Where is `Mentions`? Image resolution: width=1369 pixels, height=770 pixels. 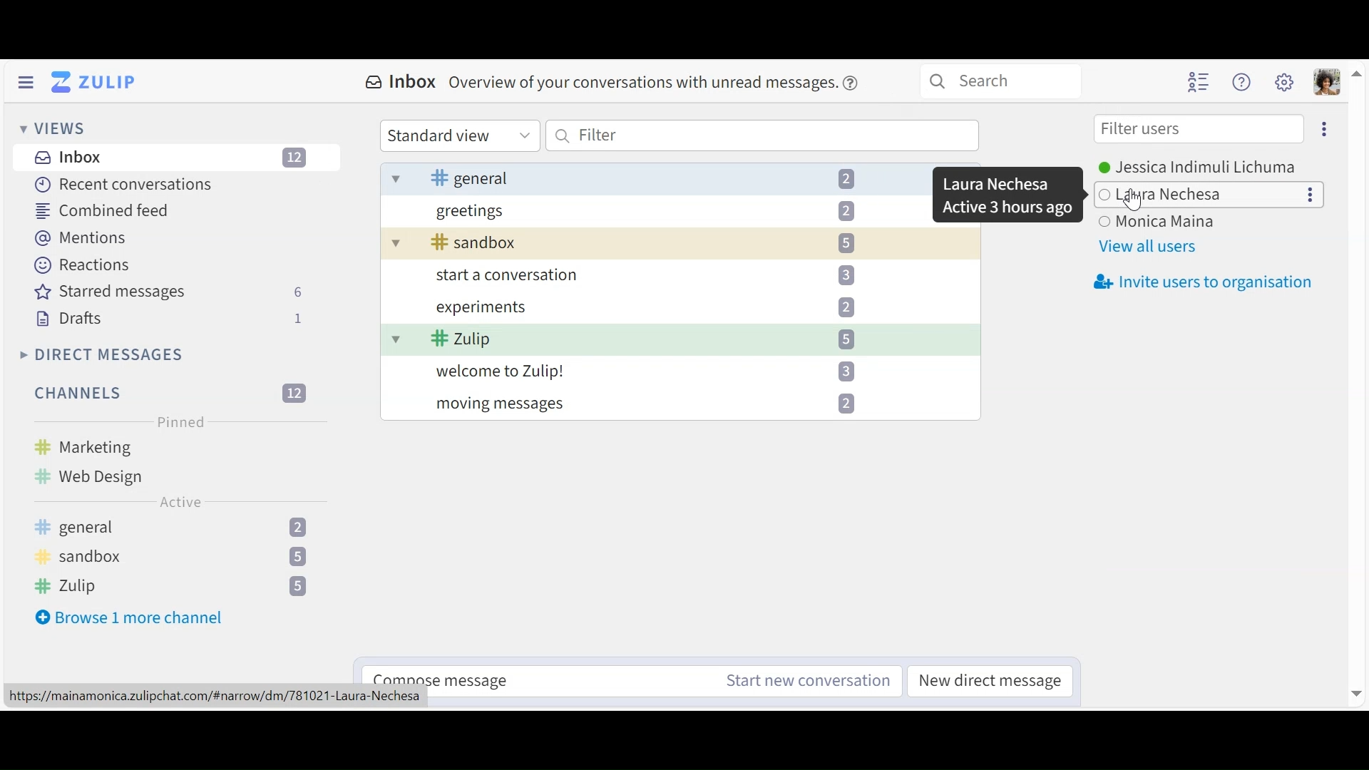
Mentions is located at coordinates (83, 238).